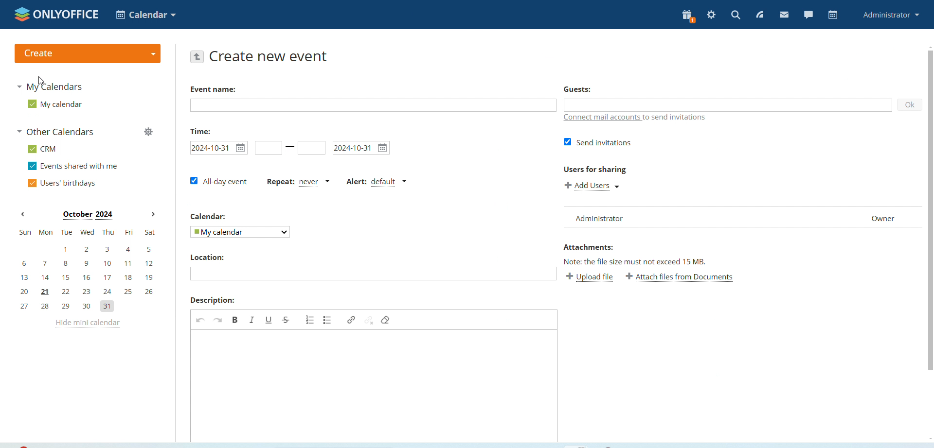 Image resolution: width=934 pixels, height=448 pixels. Describe the element at coordinates (206, 216) in the screenshot. I see `Calendar` at that location.